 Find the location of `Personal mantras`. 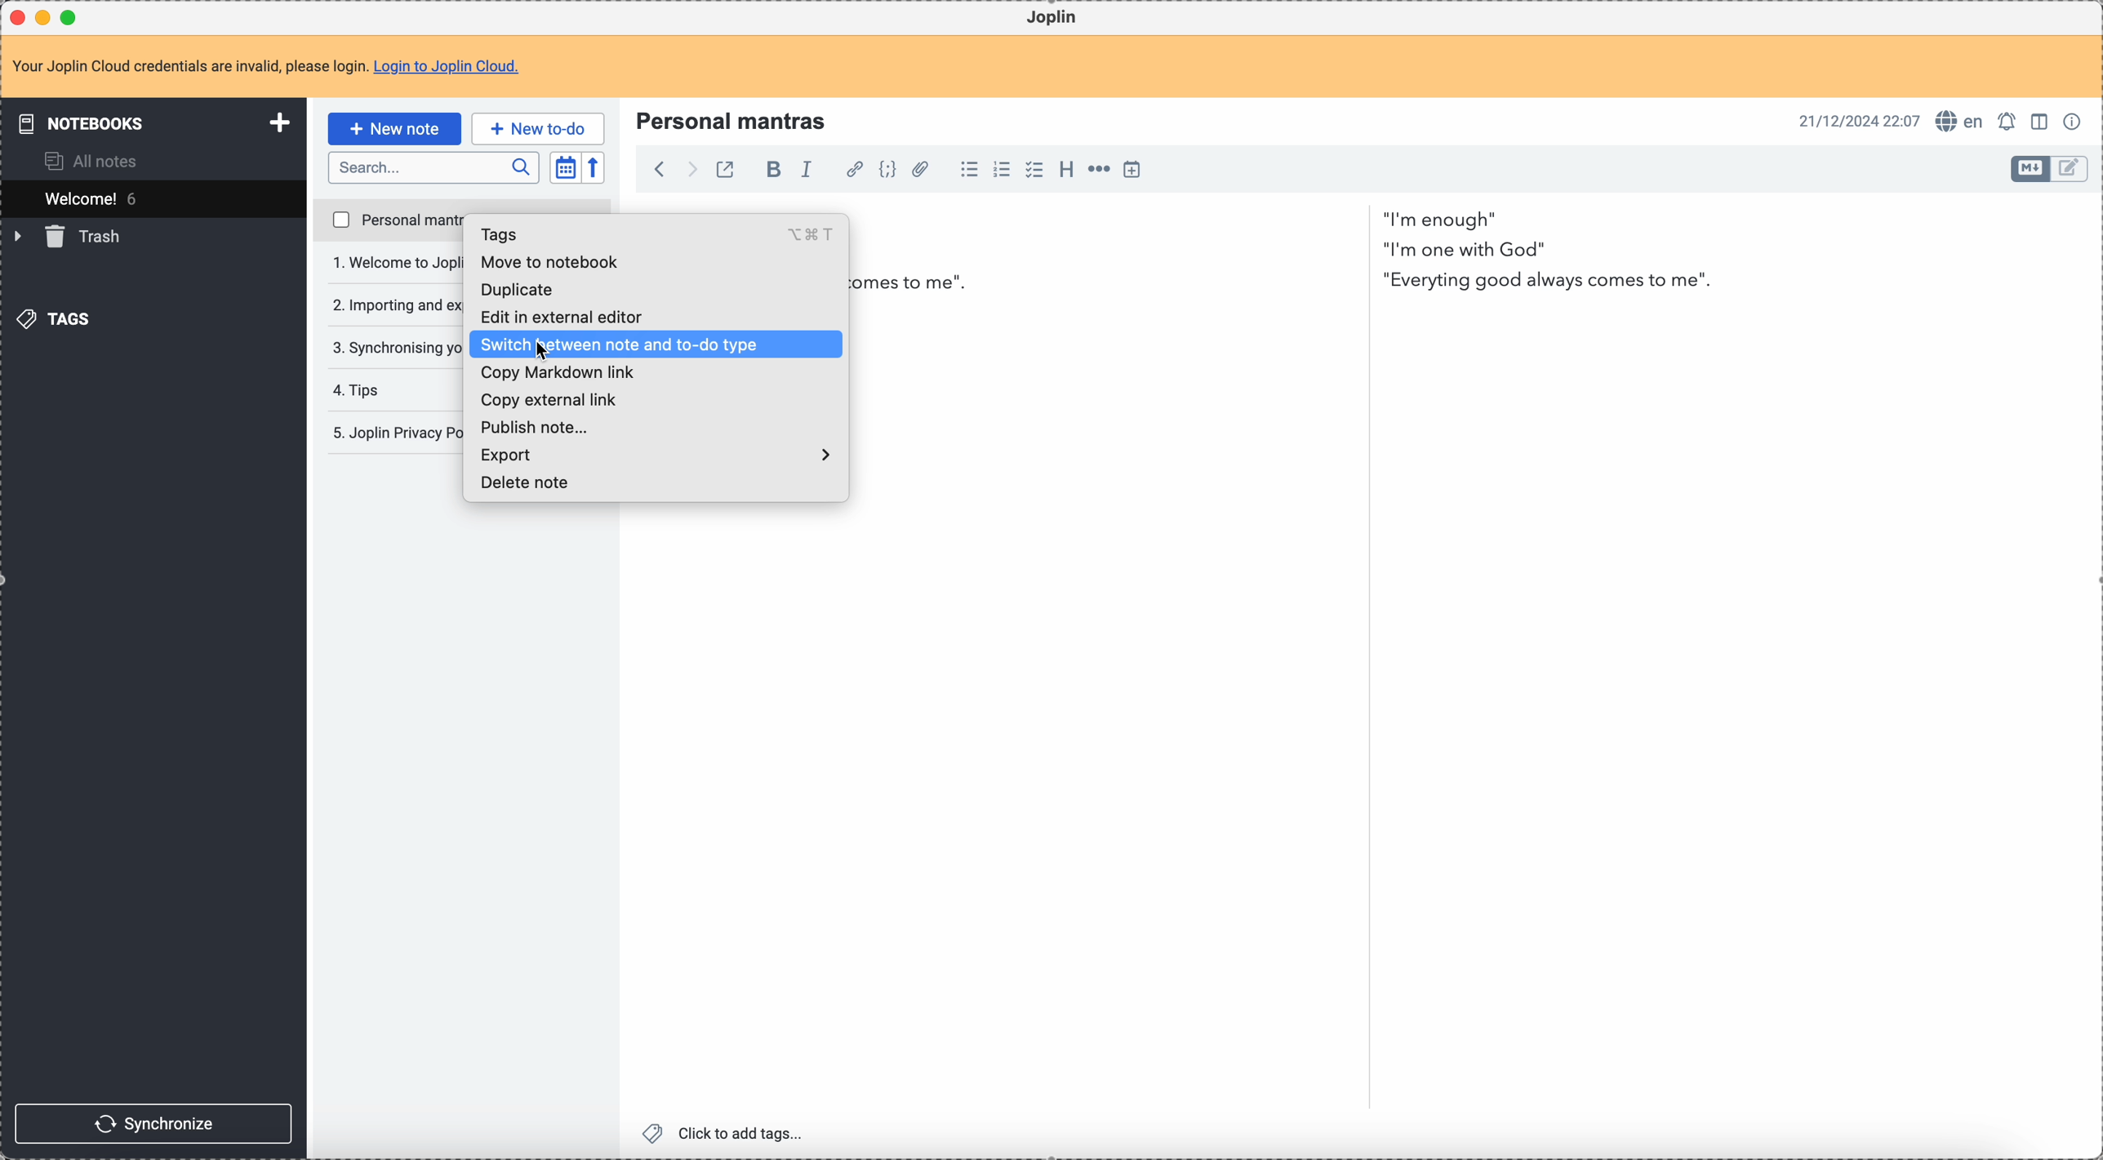

Personal mantras is located at coordinates (731, 122).